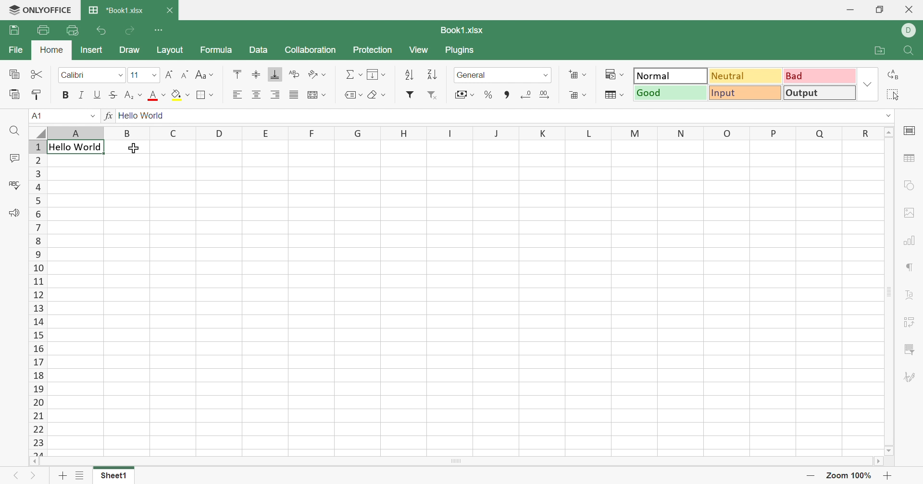  I want to click on Sort ascending, so click(410, 75).